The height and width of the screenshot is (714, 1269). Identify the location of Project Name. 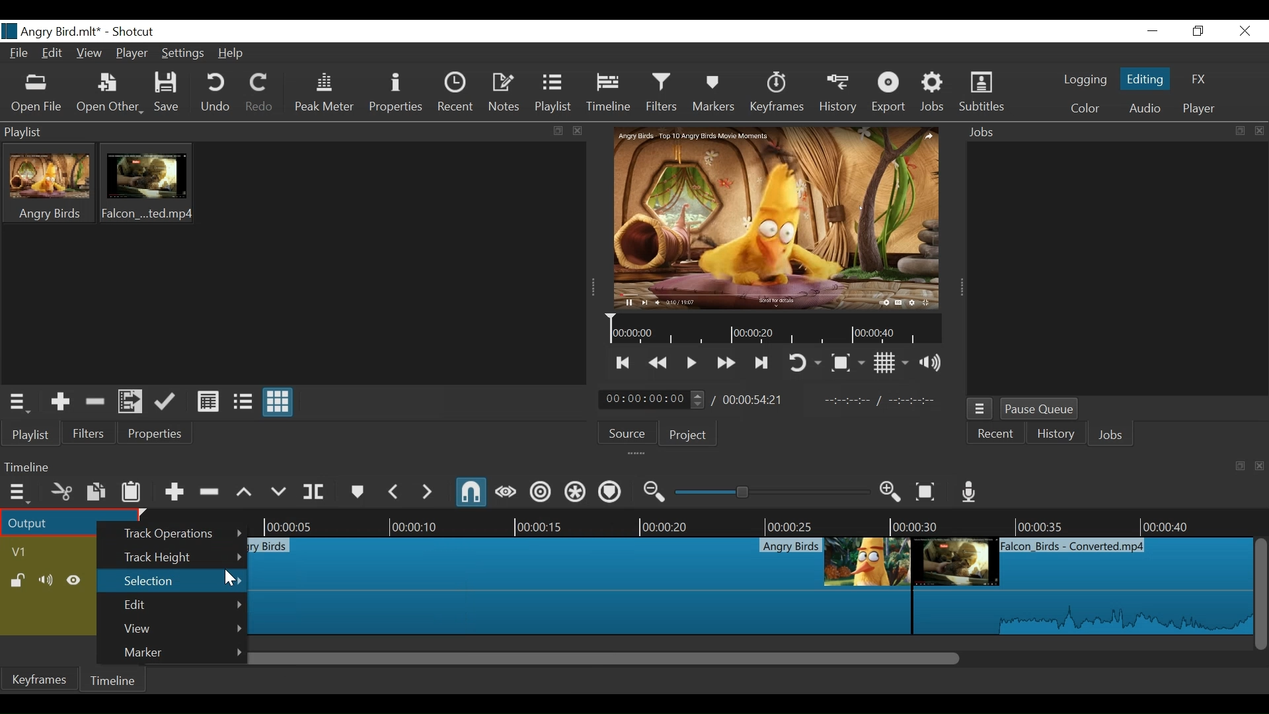
(50, 31).